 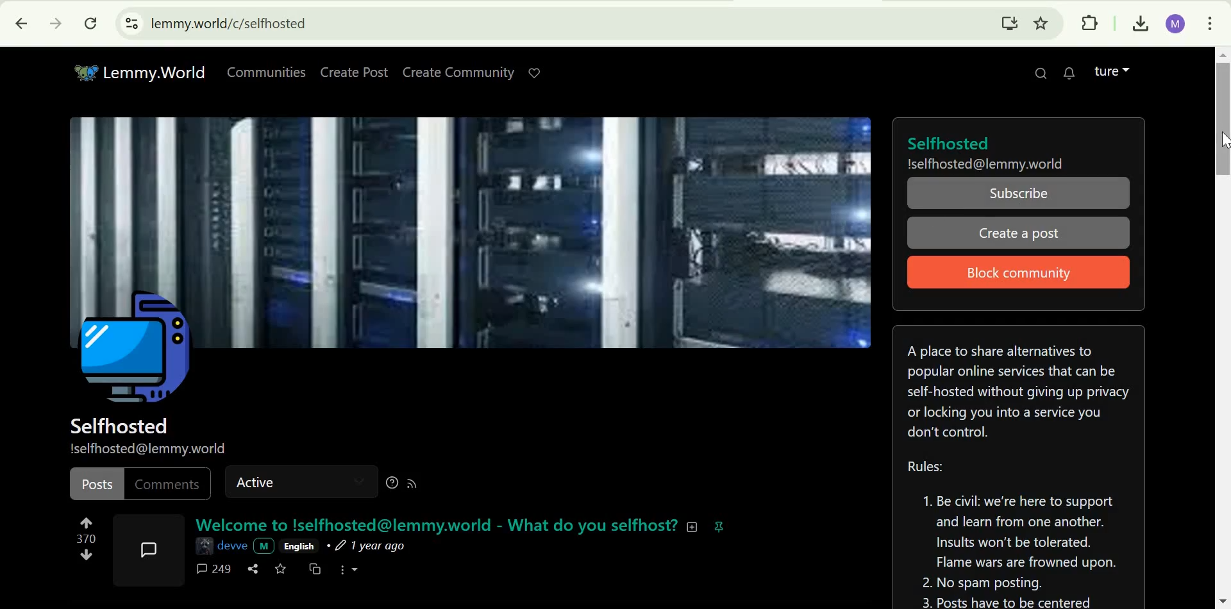 What do you see at coordinates (264, 546) in the screenshot?
I see `mod` at bounding box center [264, 546].